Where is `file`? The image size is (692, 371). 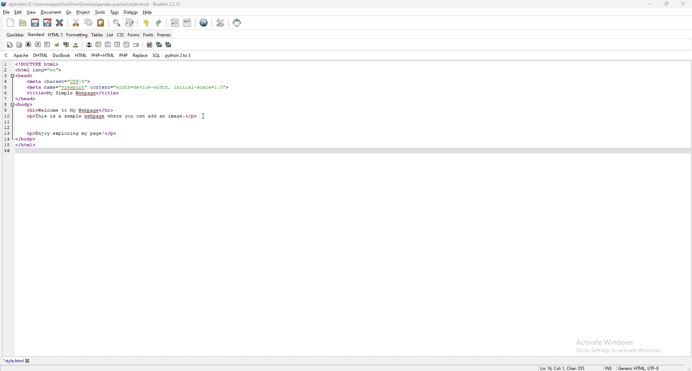
file is located at coordinates (6, 12).